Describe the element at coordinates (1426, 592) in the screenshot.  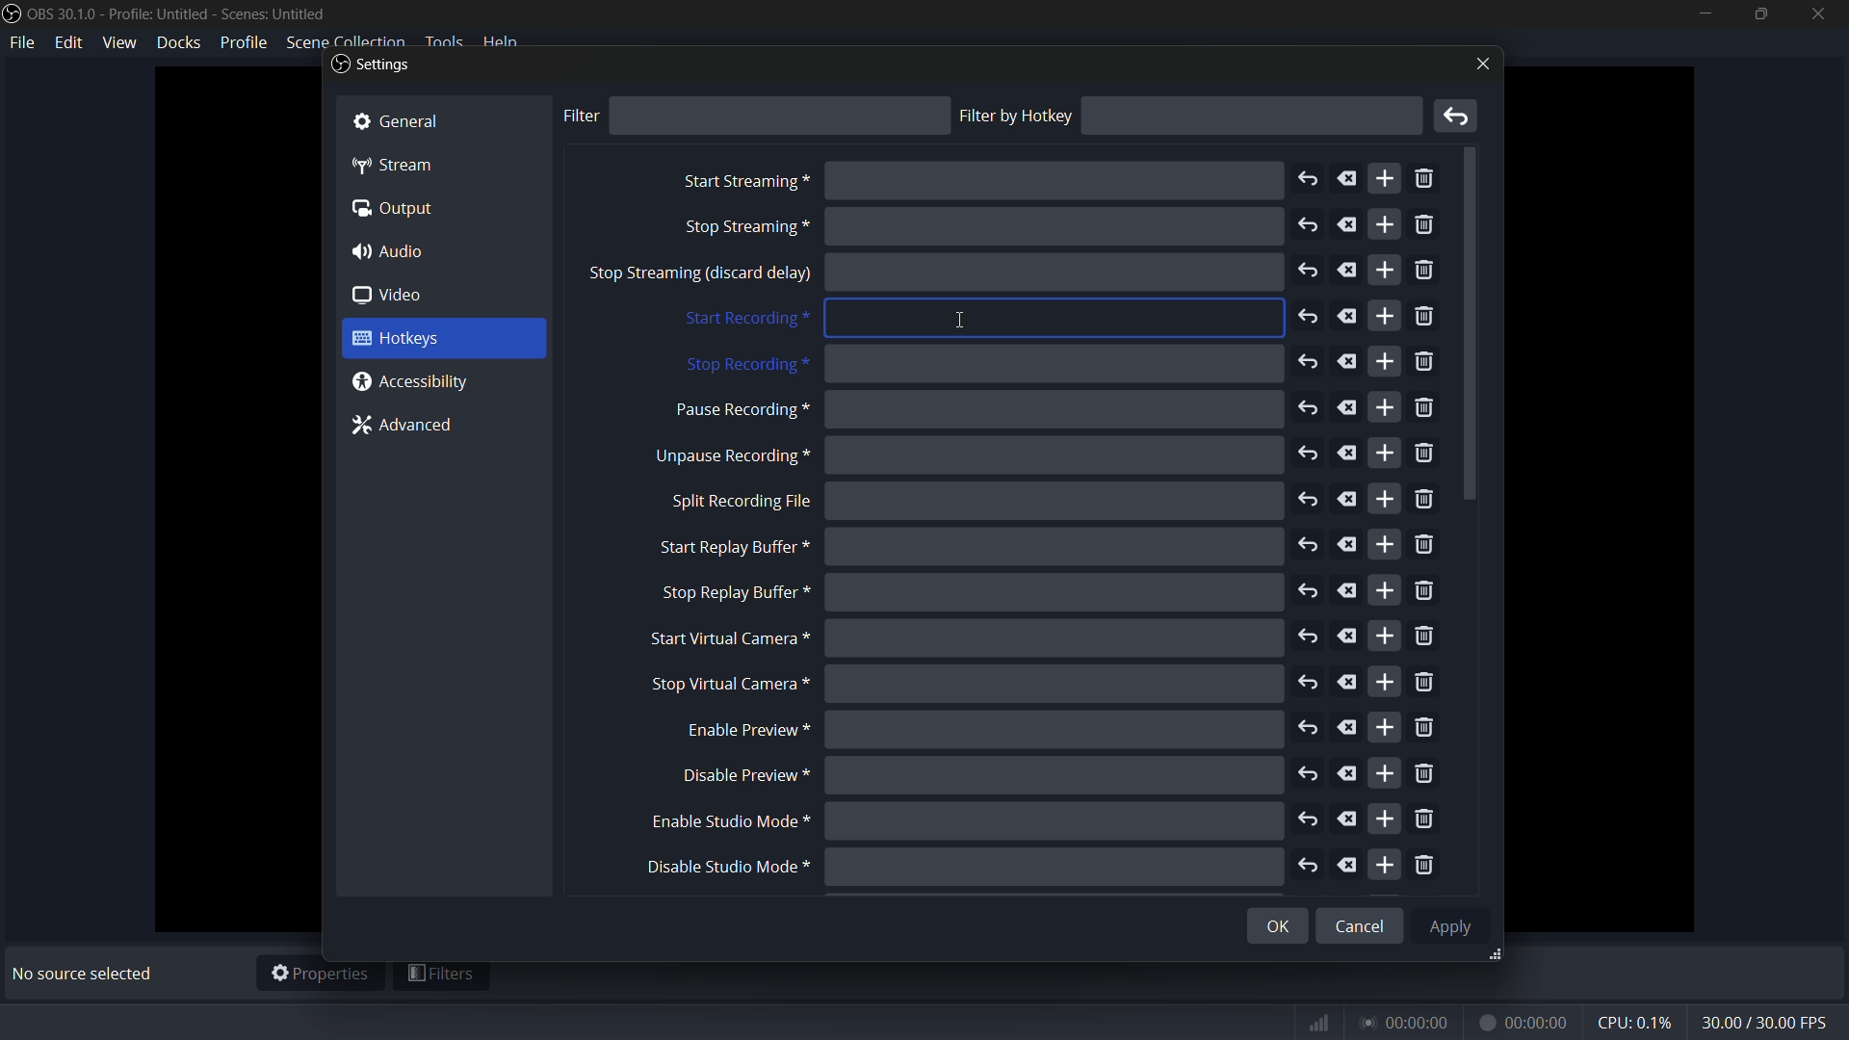
I see `remove` at that location.